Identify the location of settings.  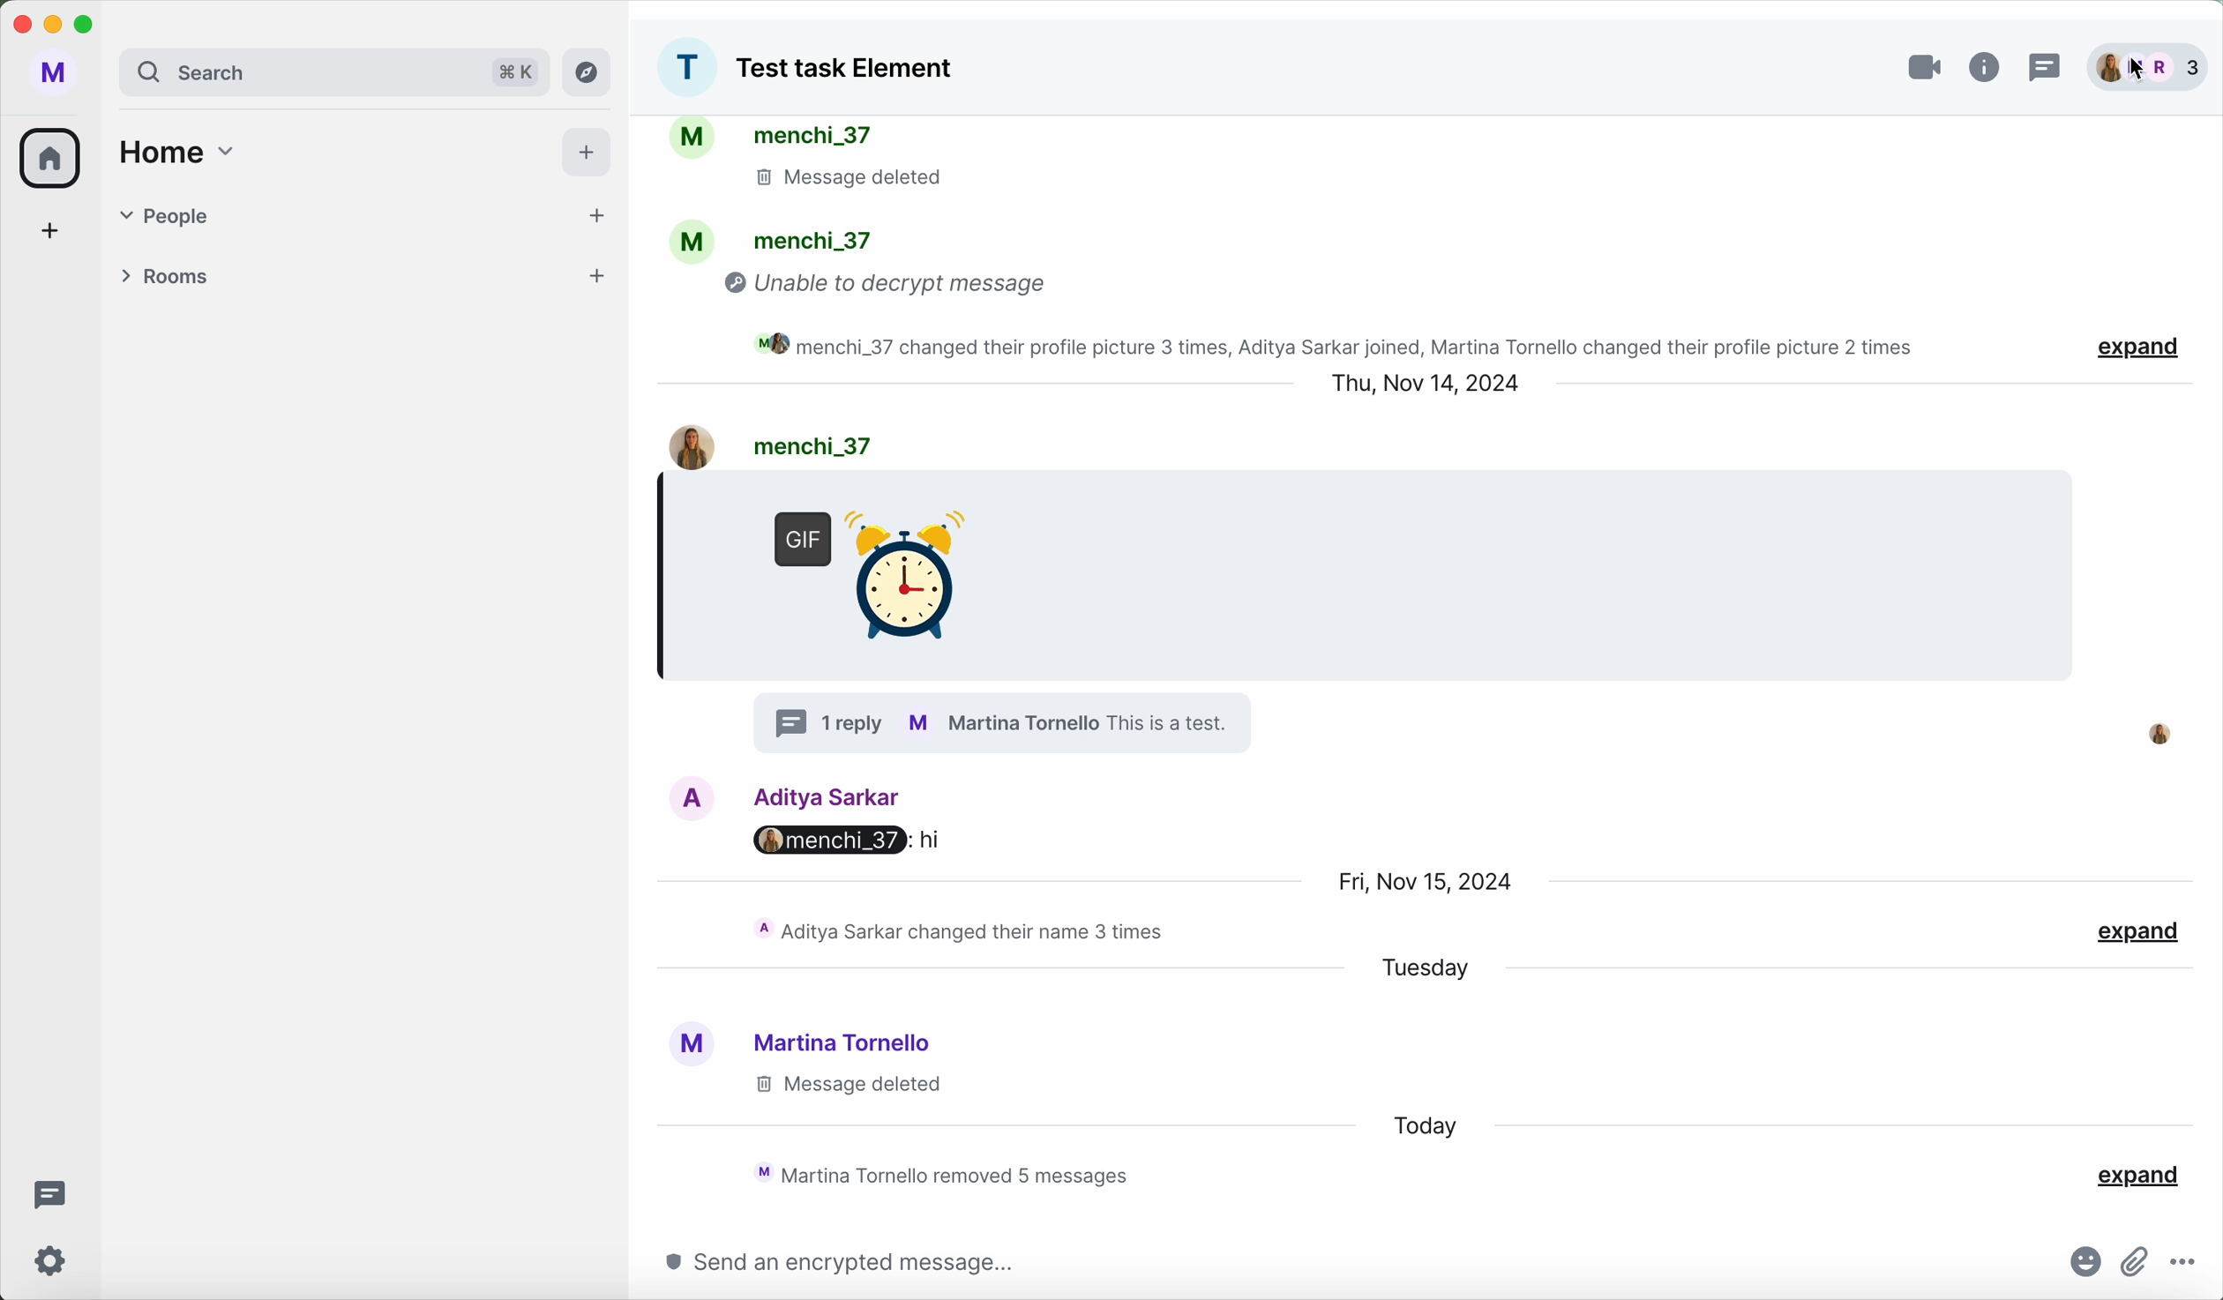
(54, 1260).